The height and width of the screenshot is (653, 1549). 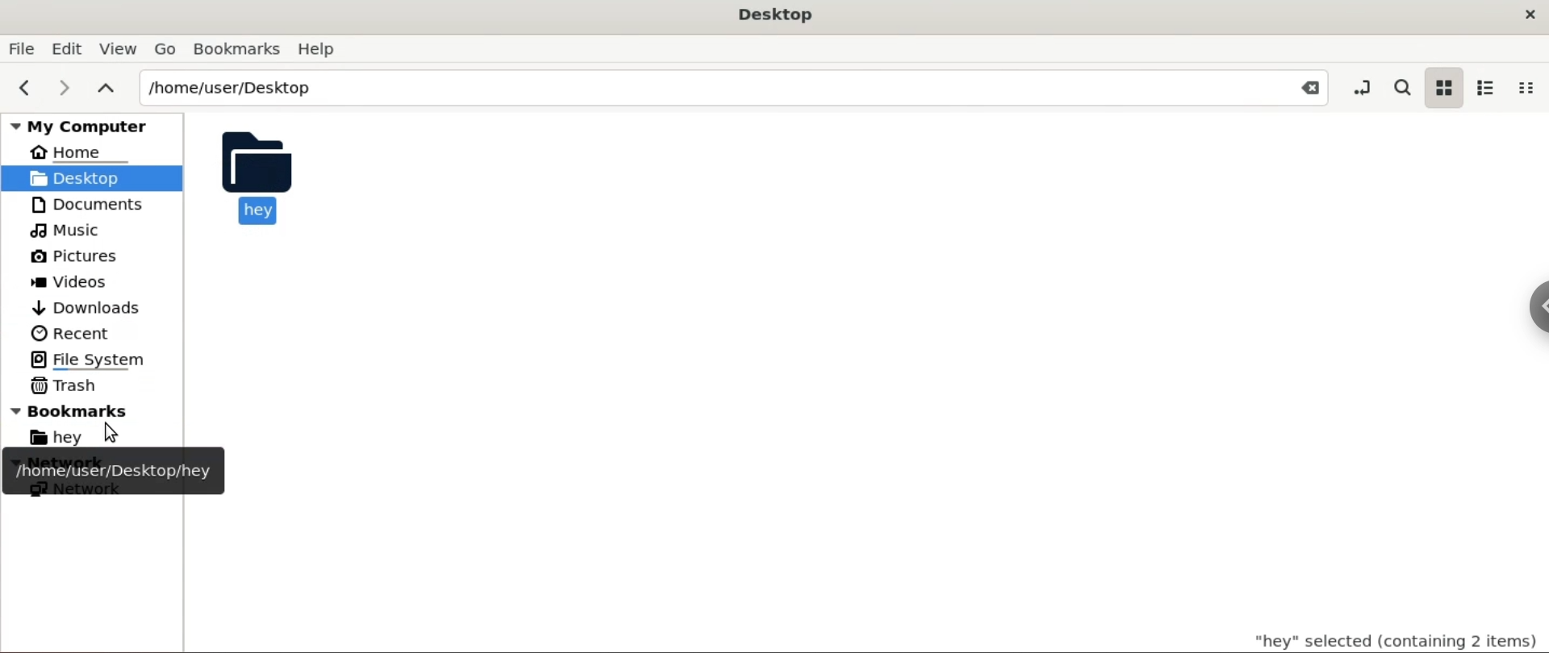 What do you see at coordinates (1374, 638) in the screenshot?
I see `"hey" selected (containing 2 items)` at bounding box center [1374, 638].